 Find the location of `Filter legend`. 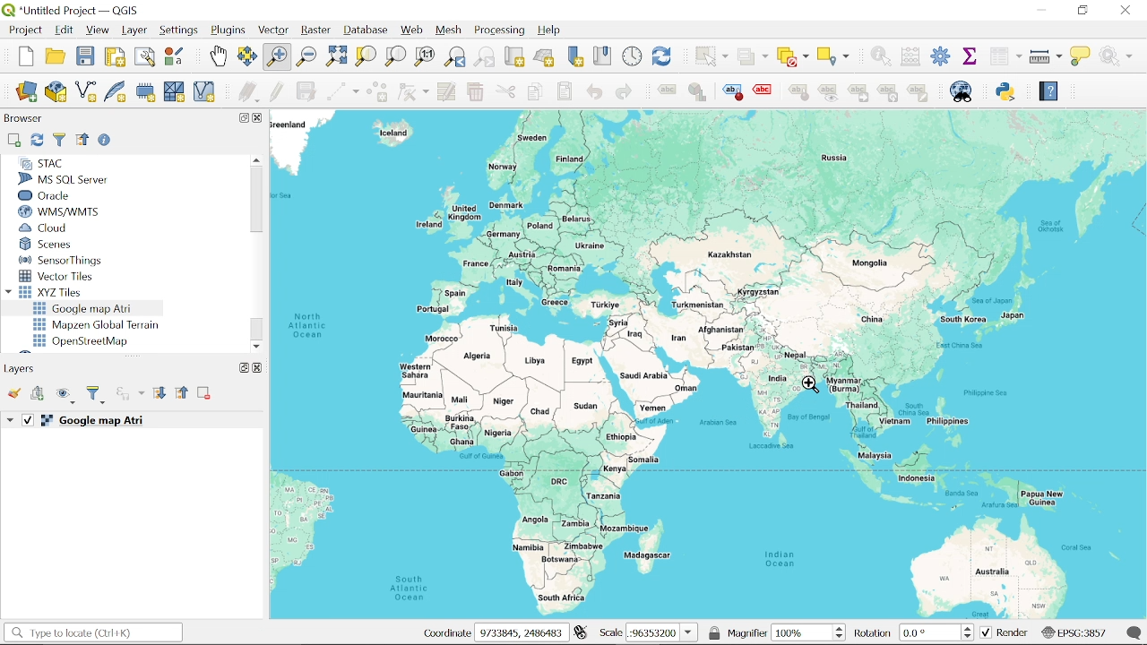

Filter legend is located at coordinates (97, 395).